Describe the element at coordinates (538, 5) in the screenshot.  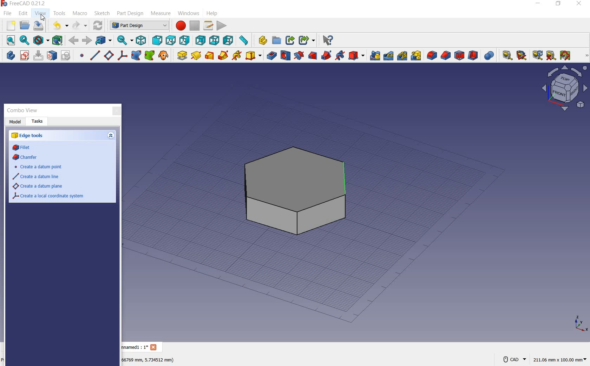
I see `MINIMIZE` at that location.